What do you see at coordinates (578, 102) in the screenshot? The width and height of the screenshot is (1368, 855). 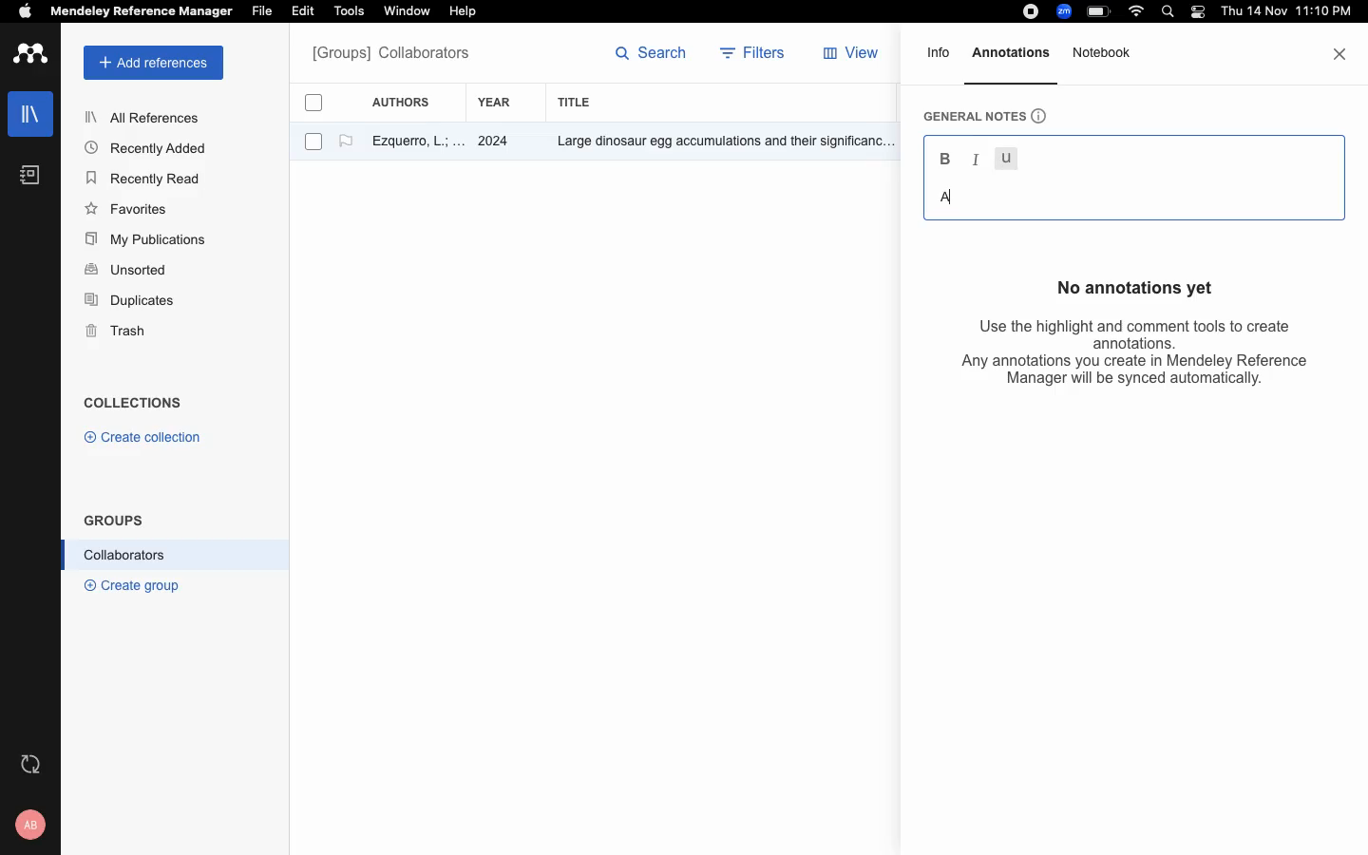 I see `title` at bounding box center [578, 102].